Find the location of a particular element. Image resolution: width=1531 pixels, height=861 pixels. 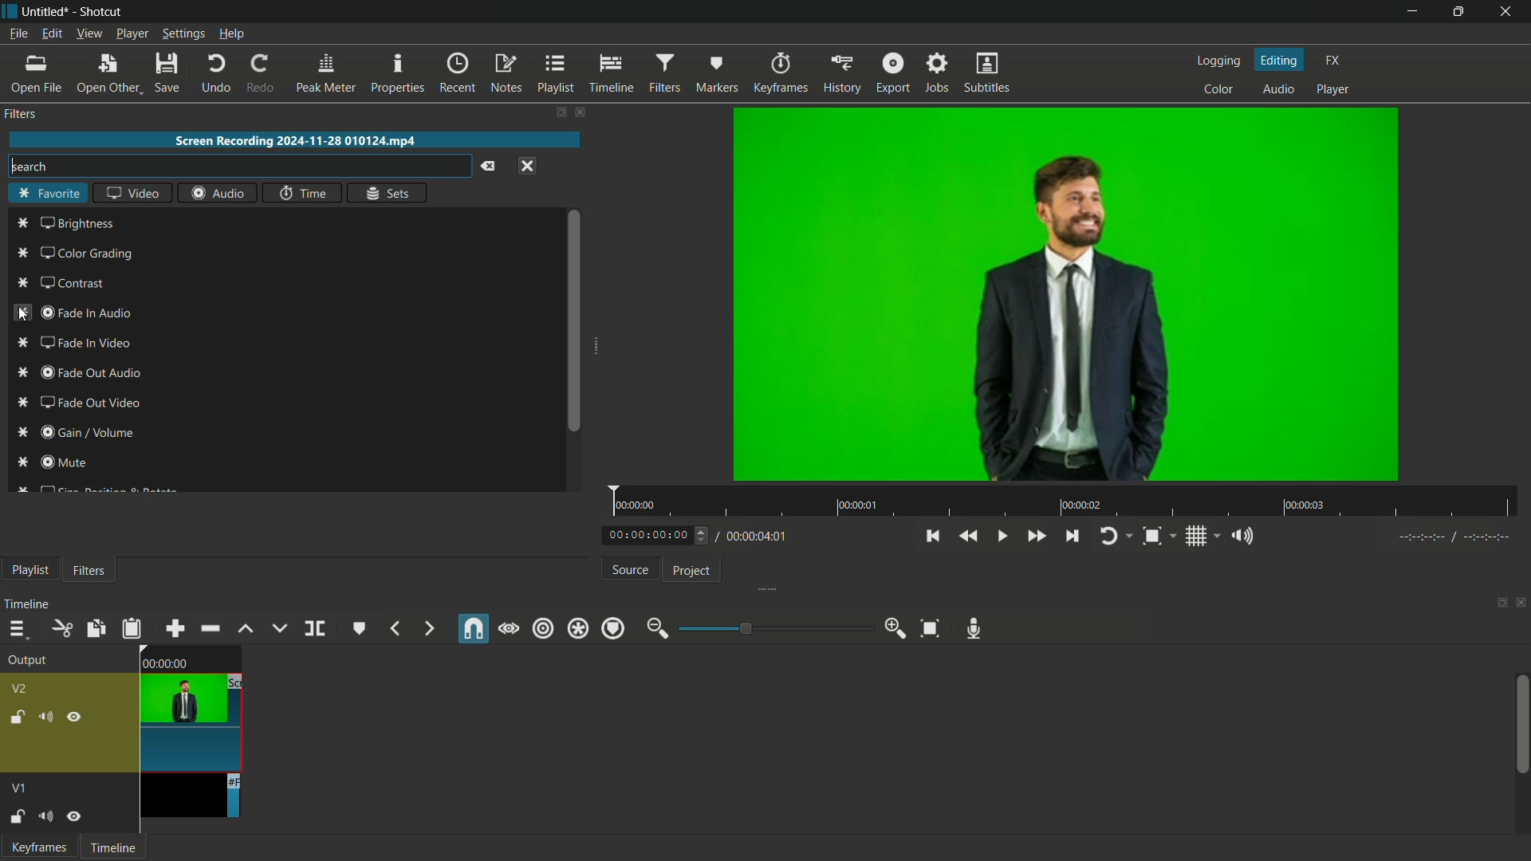

hide is located at coordinates (73, 816).